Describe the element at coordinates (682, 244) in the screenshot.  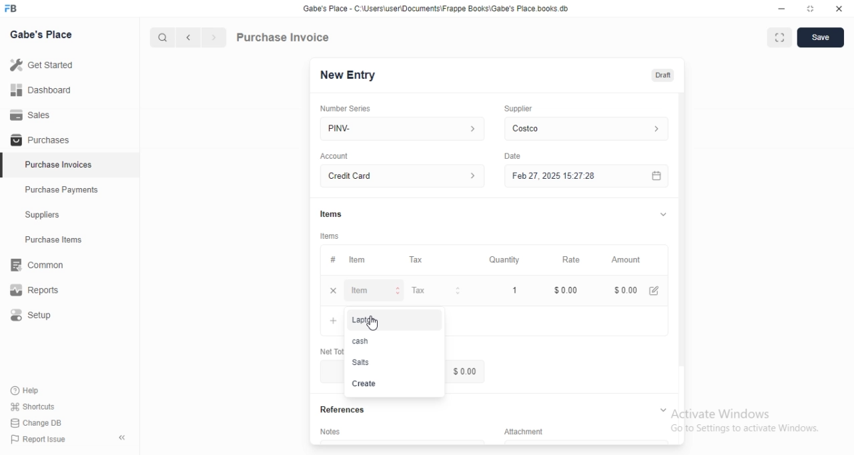
I see `Vertical slide bar` at that location.